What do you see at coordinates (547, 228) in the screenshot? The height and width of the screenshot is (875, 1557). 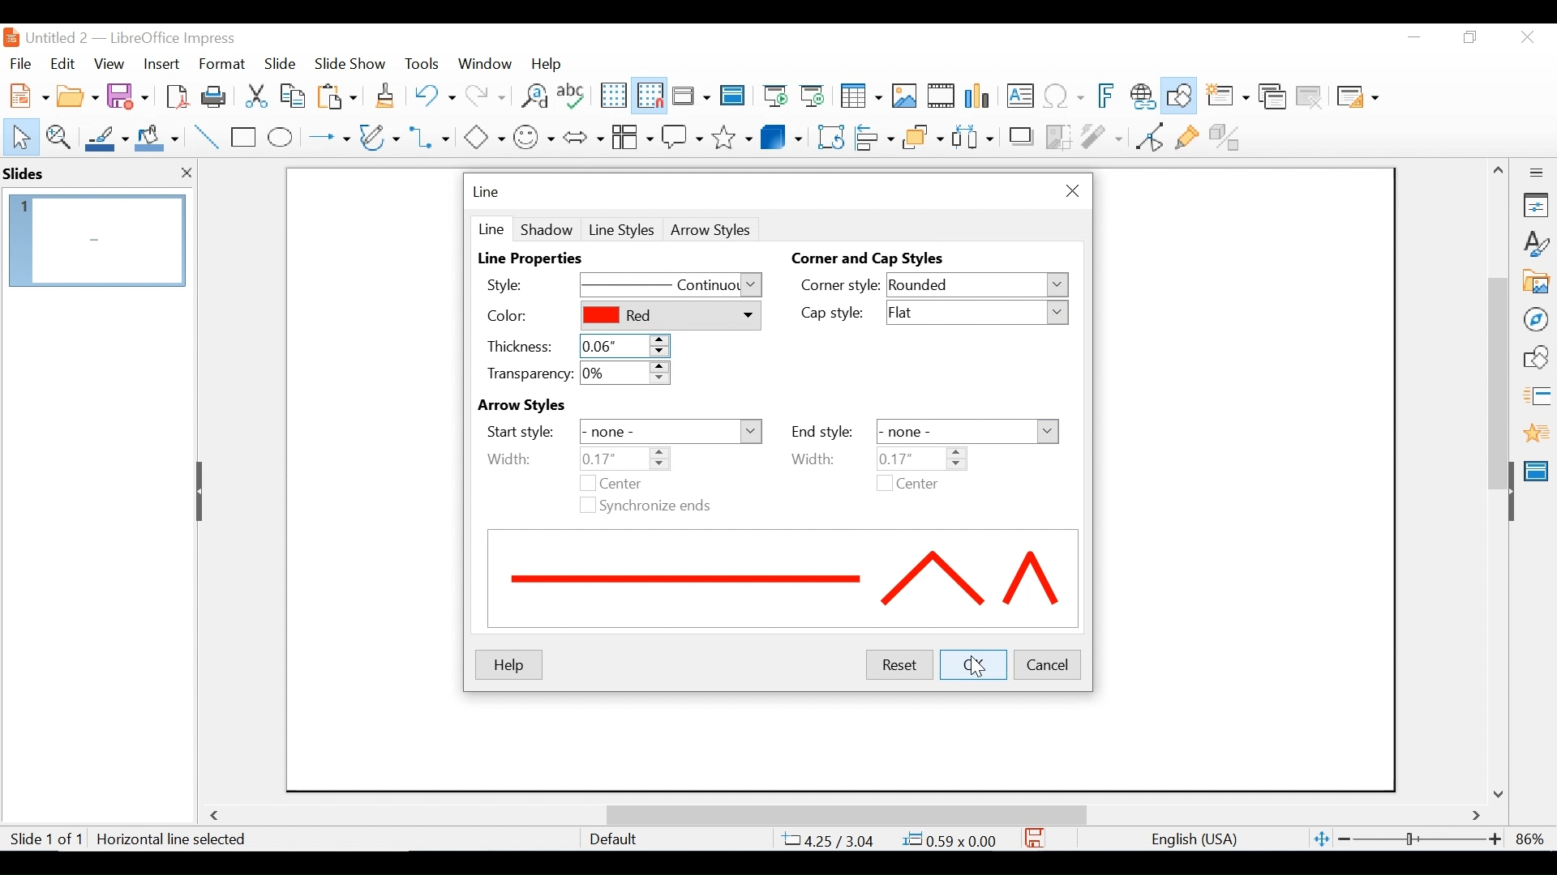 I see `Shadow` at bounding box center [547, 228].